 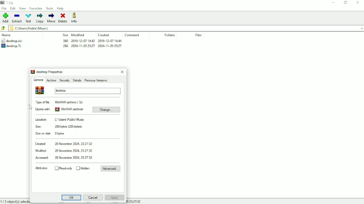 I want to click on Add, so click(x=6, y=18).